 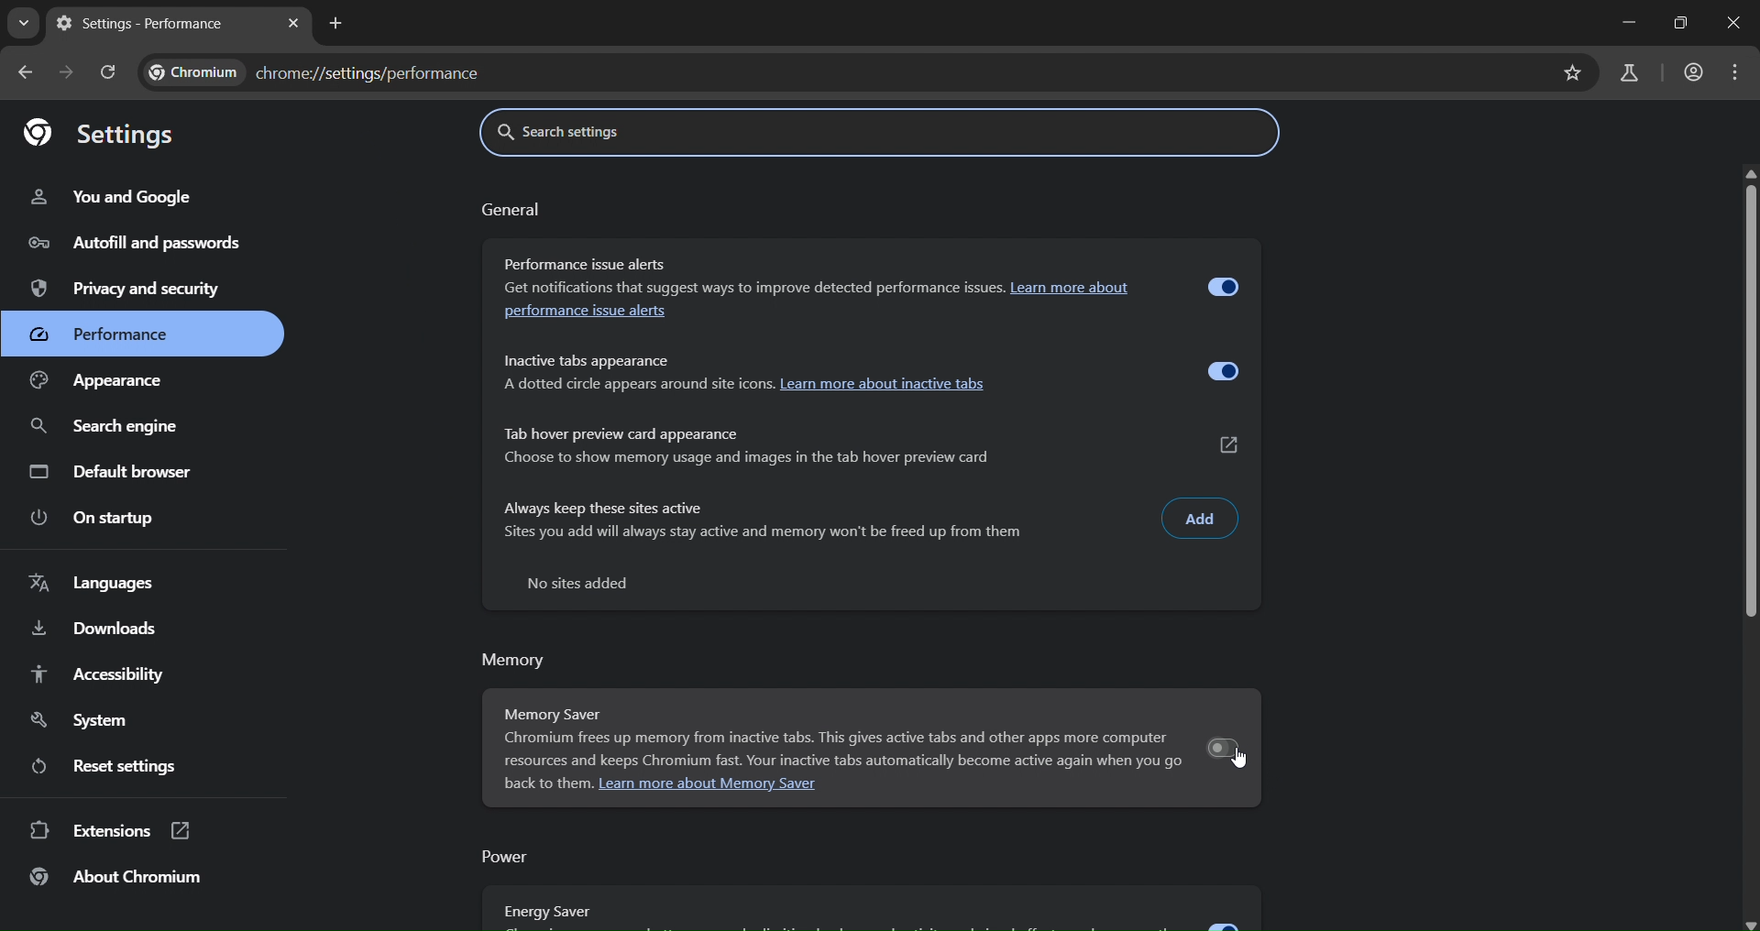 I want to click on cursor, so click(x=1240, y=756).